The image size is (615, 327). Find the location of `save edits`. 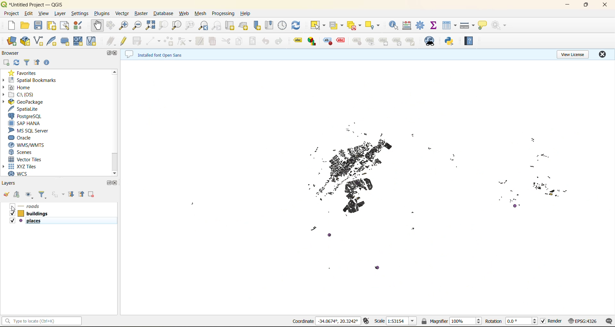

save edits is located at coordinates (137, 41).